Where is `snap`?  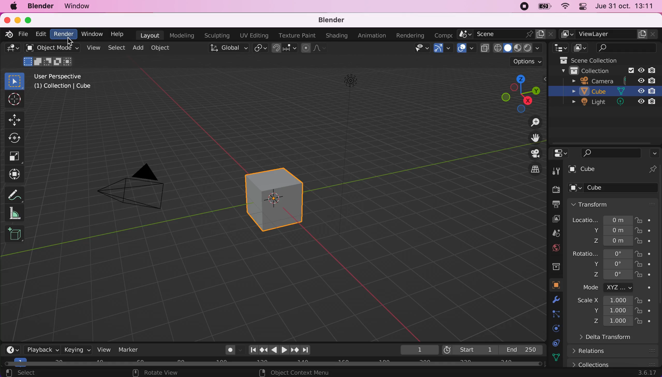 snap is located at coordinates (285, 50).